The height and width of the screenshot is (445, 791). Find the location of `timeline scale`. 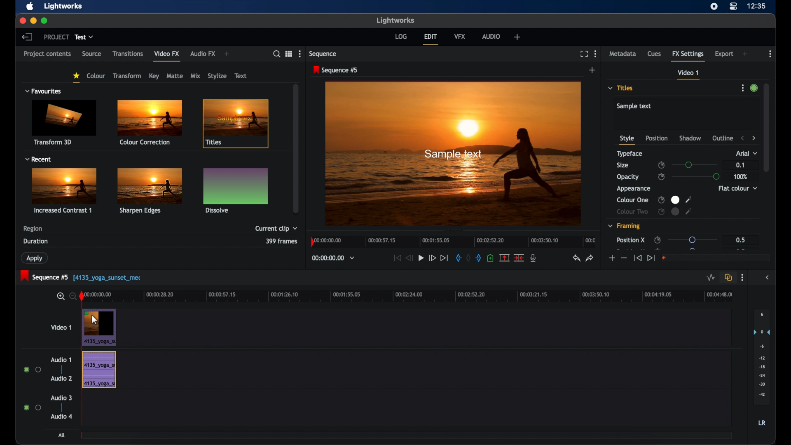

timeline scale is located at coordinates (453, 241).